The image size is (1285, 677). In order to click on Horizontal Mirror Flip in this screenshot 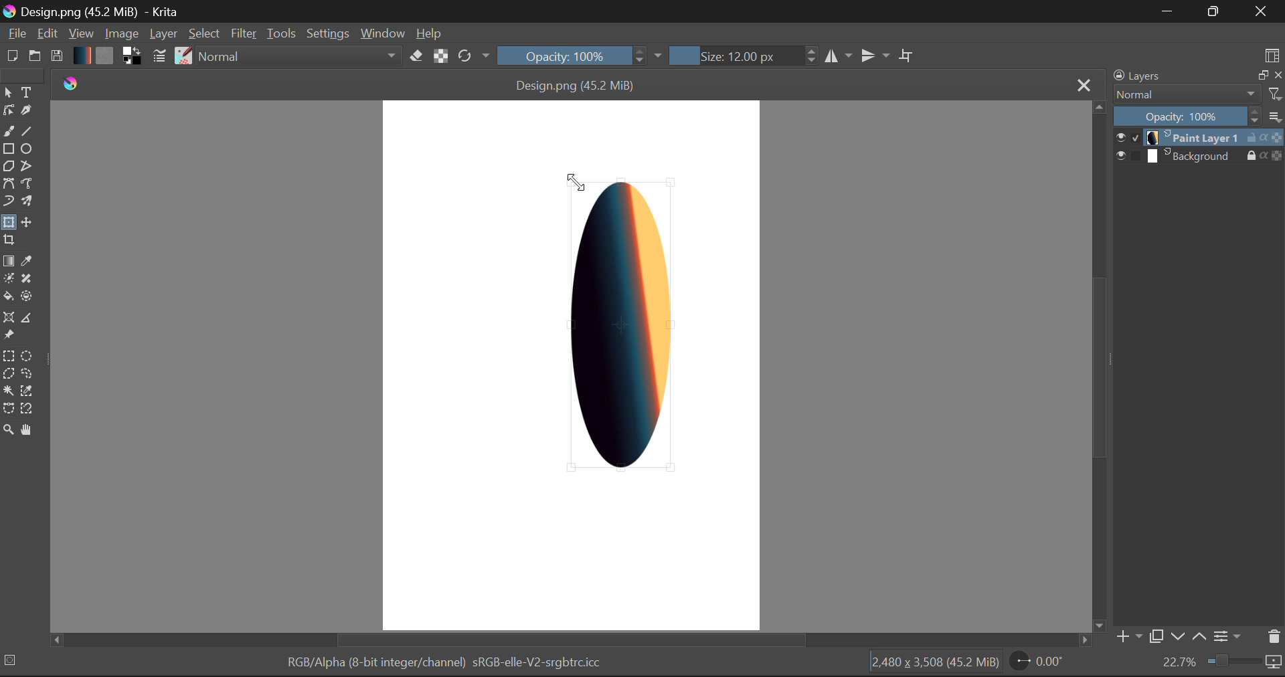, I will do `click(872, 55)`.